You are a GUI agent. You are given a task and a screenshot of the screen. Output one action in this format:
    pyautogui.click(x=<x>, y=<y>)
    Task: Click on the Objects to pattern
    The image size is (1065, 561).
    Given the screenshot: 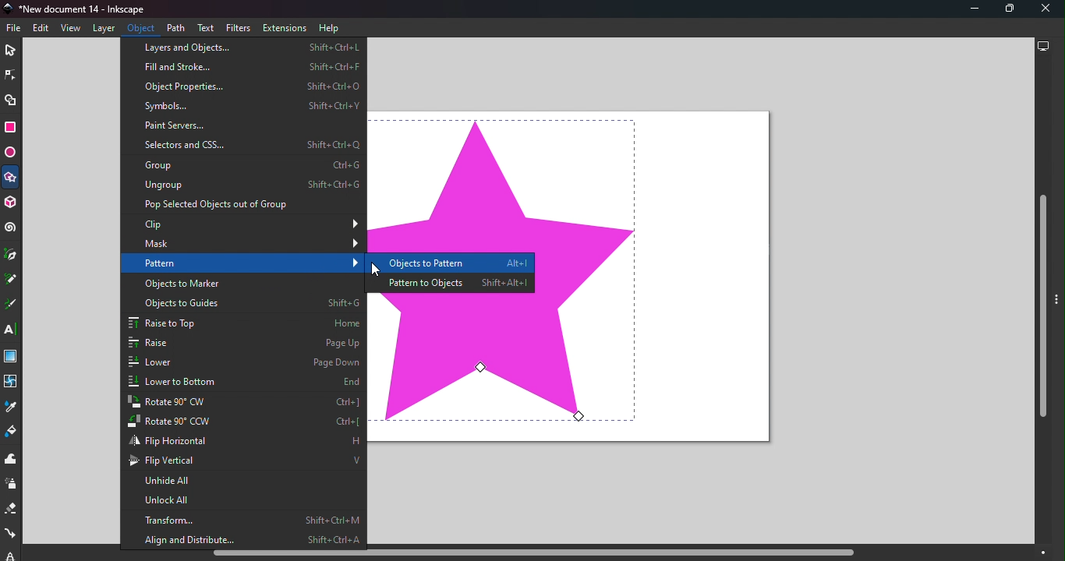 What is the action you would take?
    pyautogui.click(x=453, y=264)
    